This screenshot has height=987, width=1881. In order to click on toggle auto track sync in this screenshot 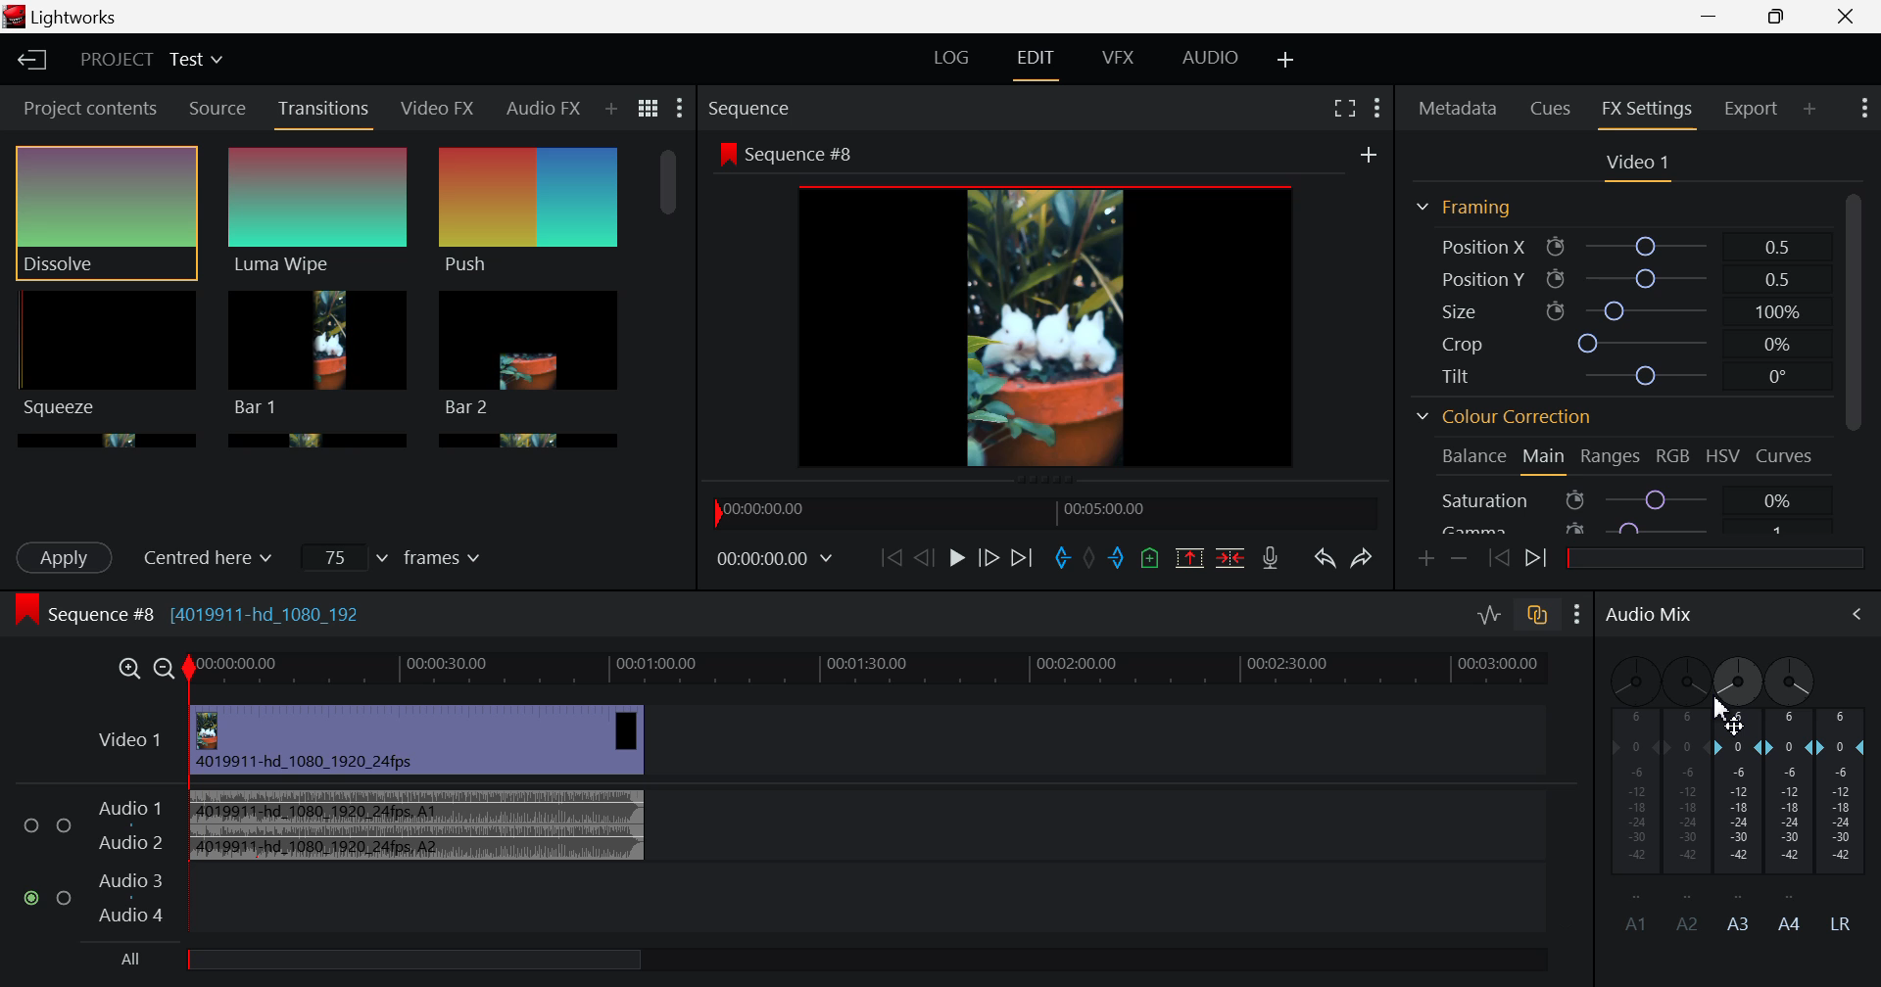, I will do `click(1539, 620)`.